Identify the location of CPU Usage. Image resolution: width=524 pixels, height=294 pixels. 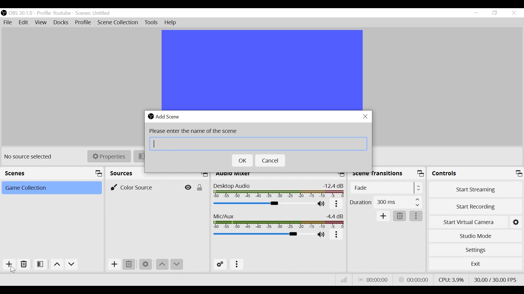
(451, 279).